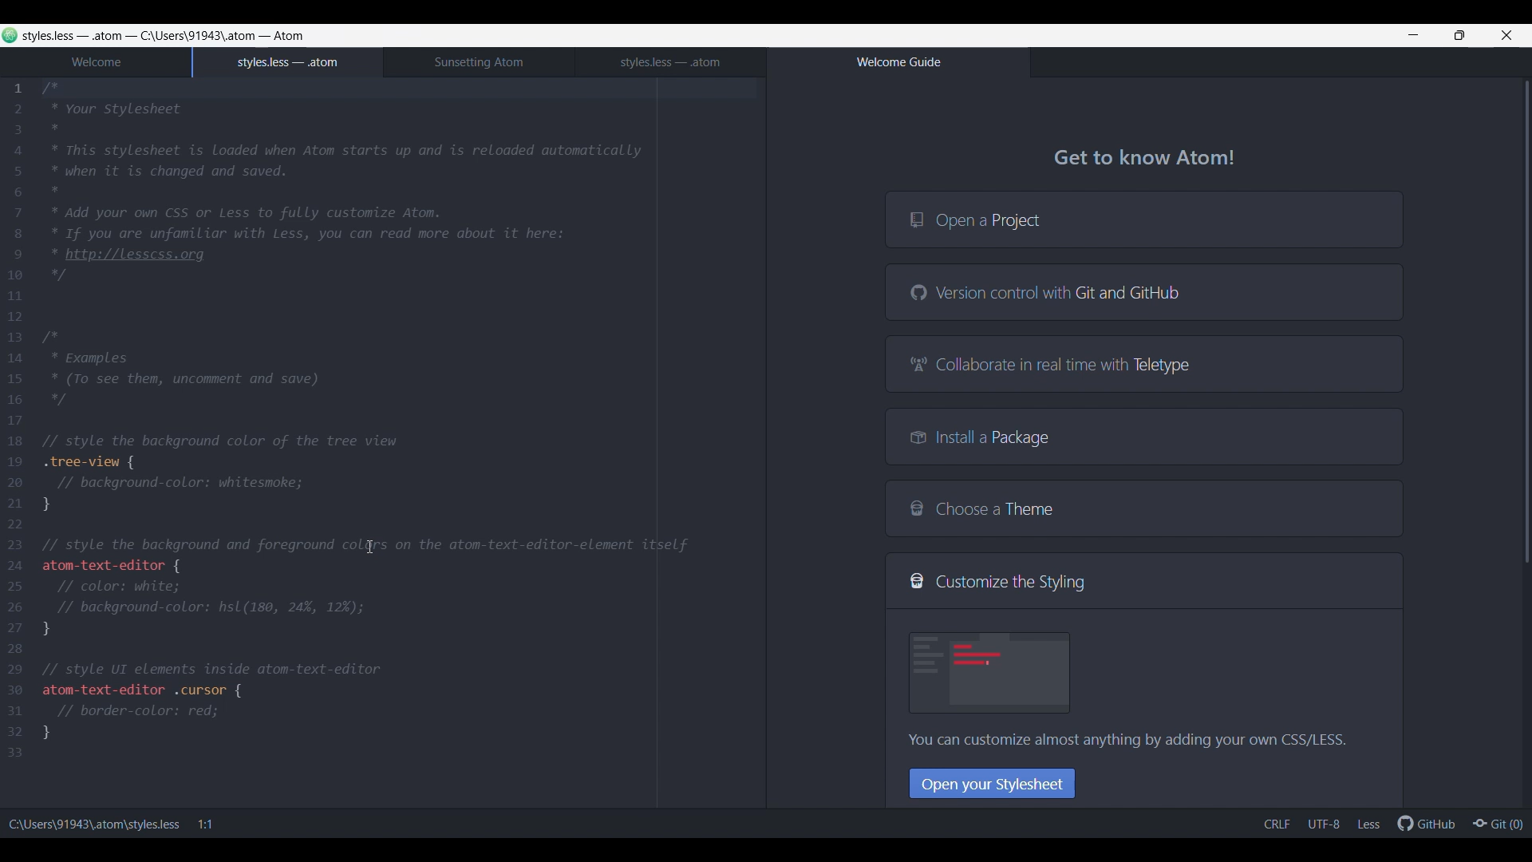  What do you see at coordinates (288, 62) in the screenshot?
I see `Current tab, highlighted` at bounding box center [288, 62].